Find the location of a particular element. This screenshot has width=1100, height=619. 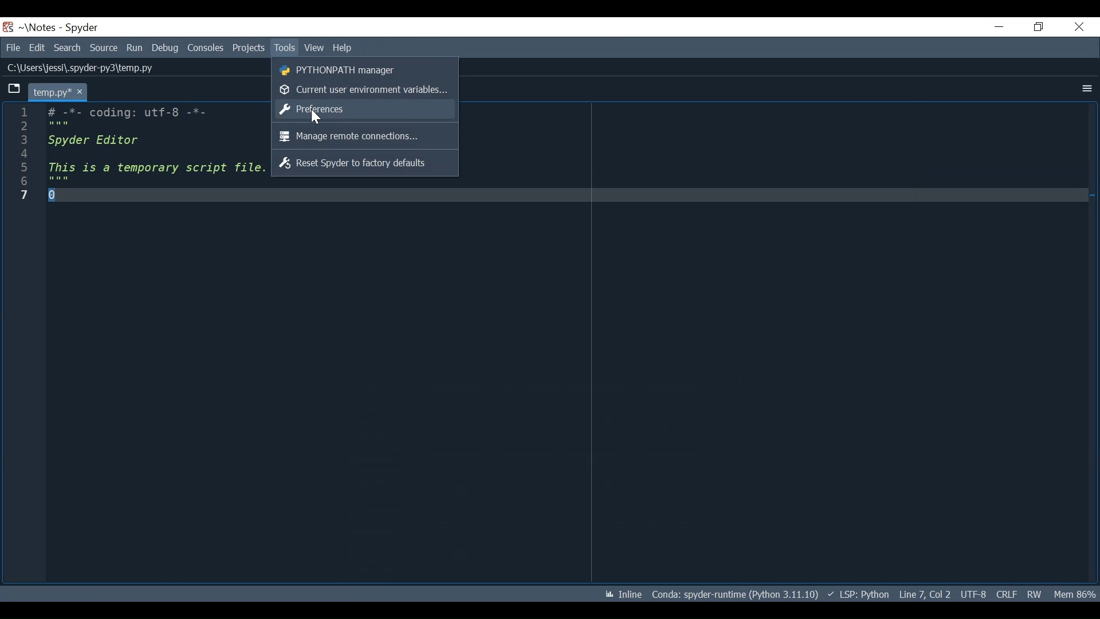

File Encoding is located at coordinates (973, 593).